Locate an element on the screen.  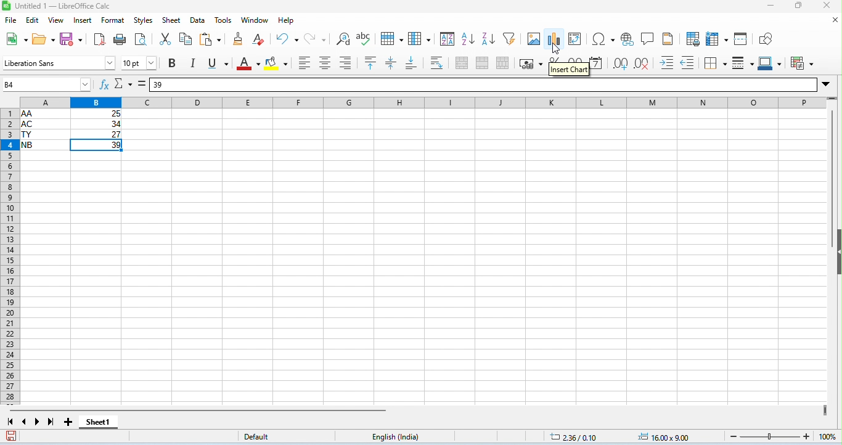
format as percent is located at coordinates (554, 66).